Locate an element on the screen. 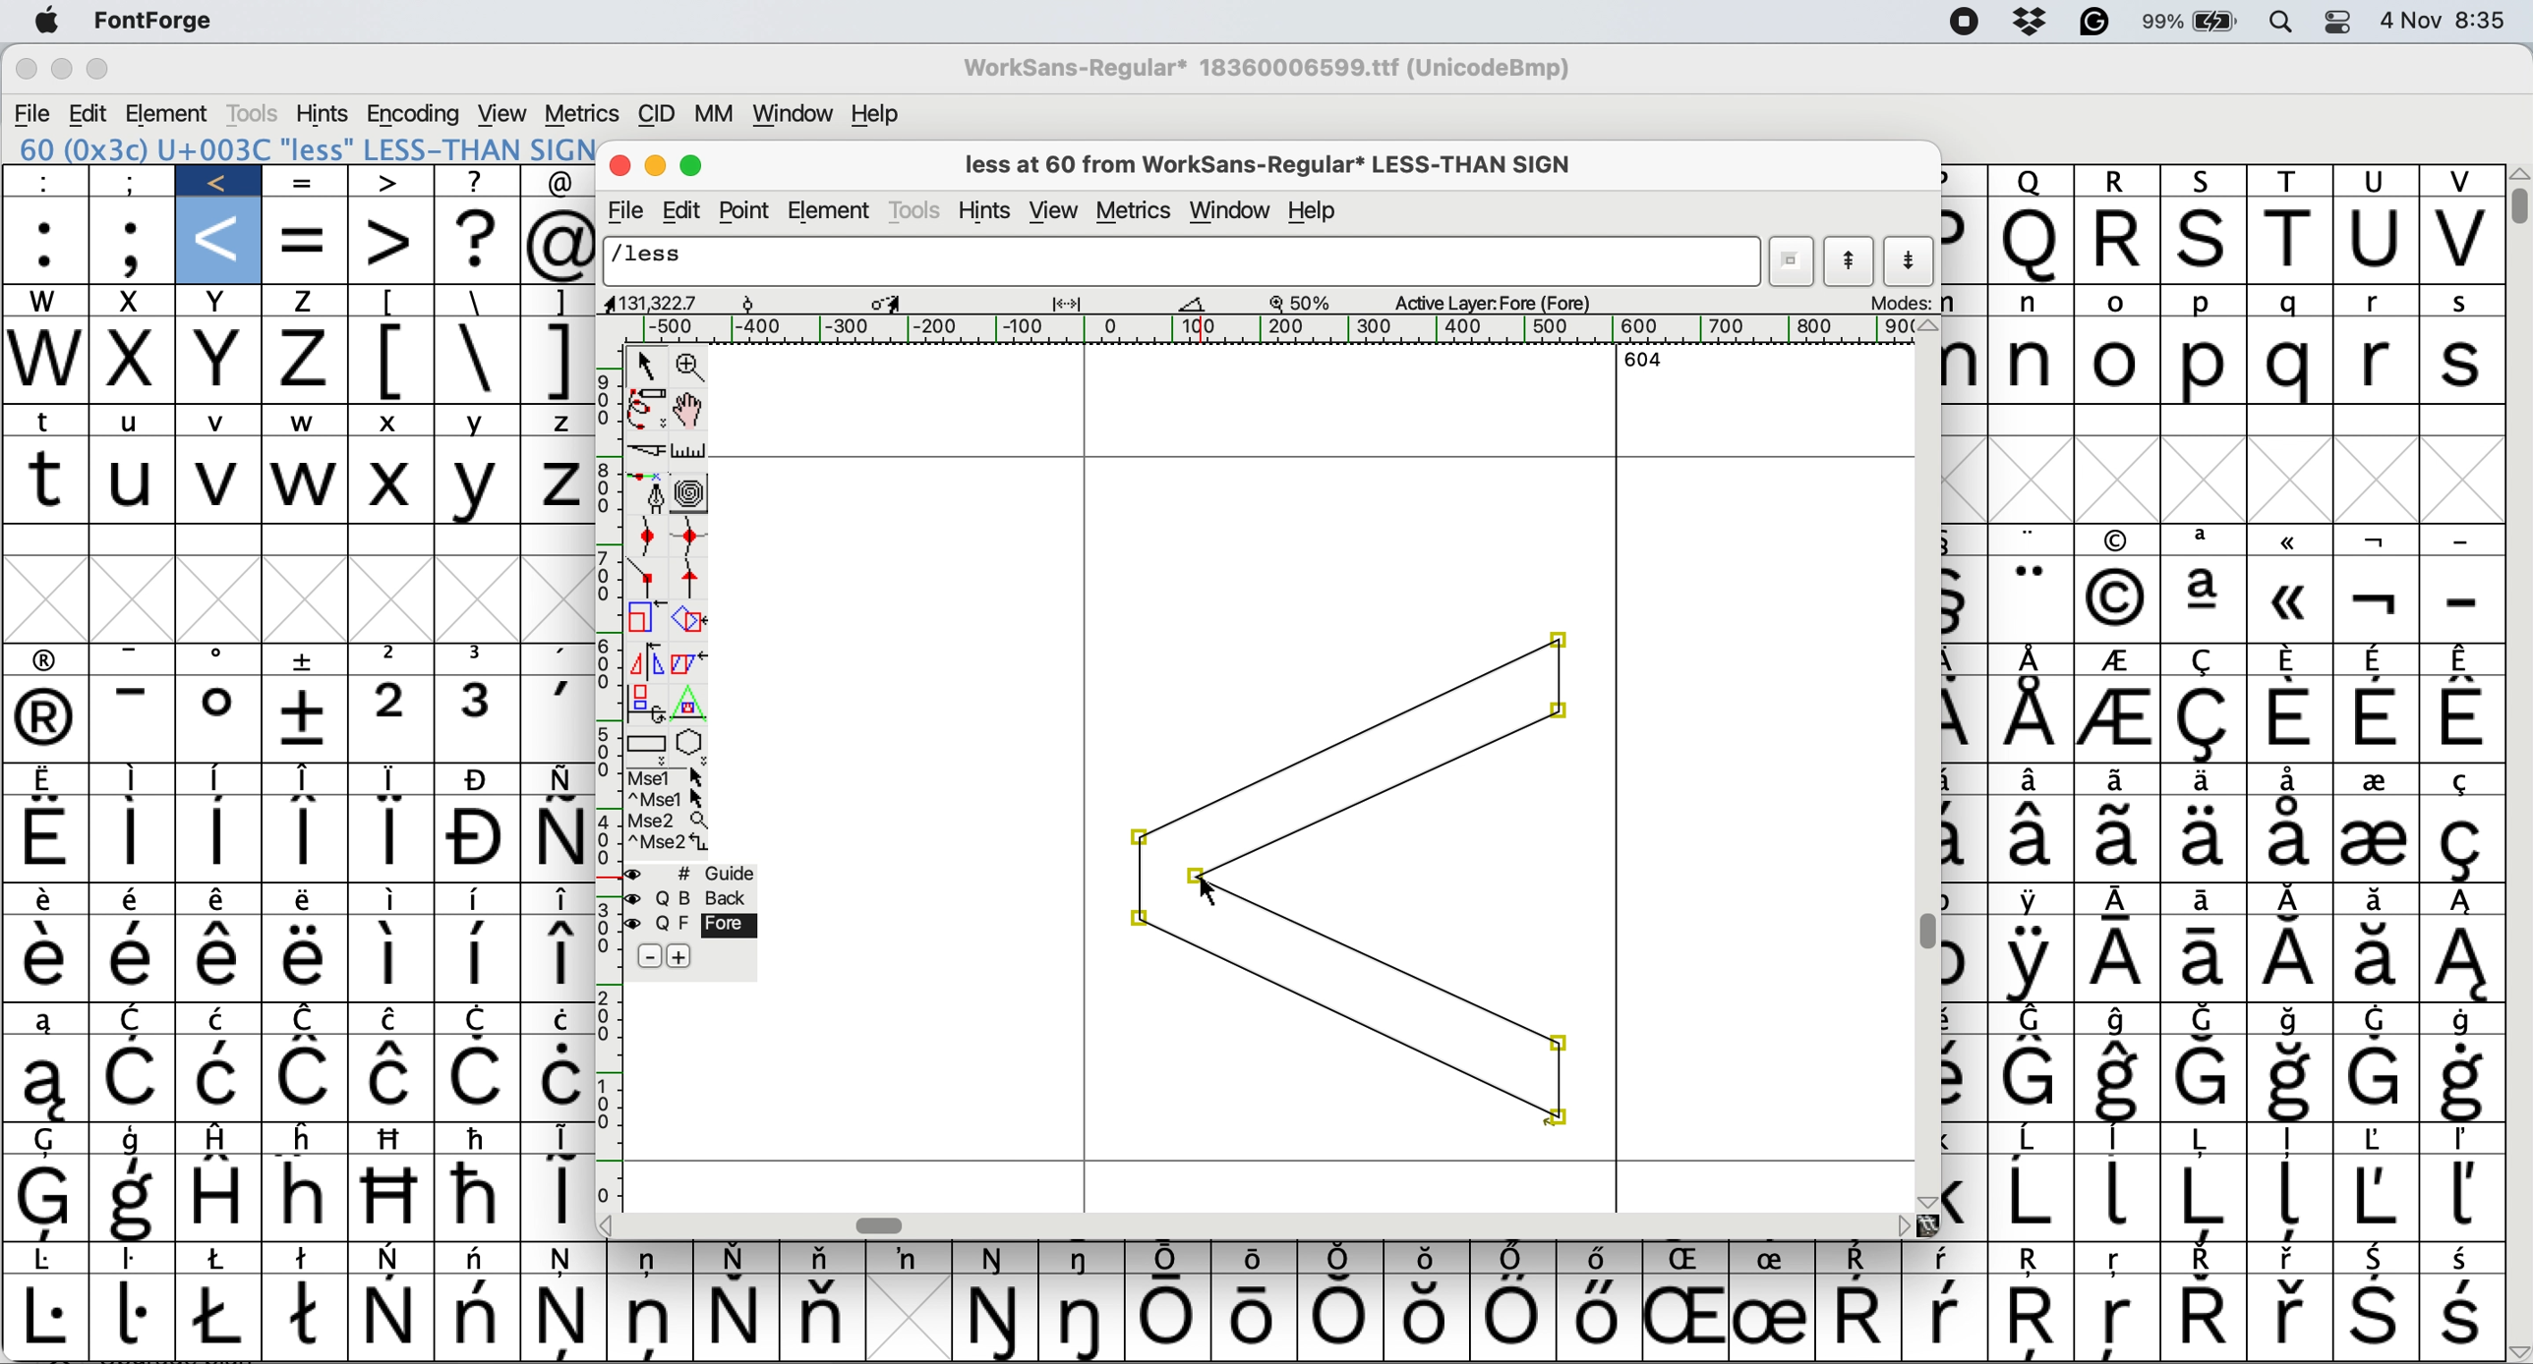  Symbol is located at coordinates (2377, 661).